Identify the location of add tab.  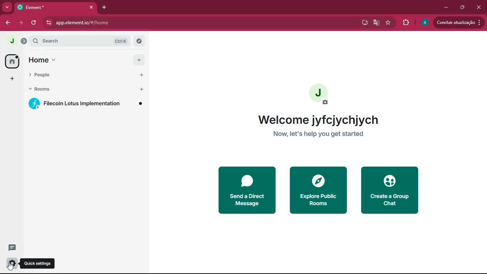
(104, 7).